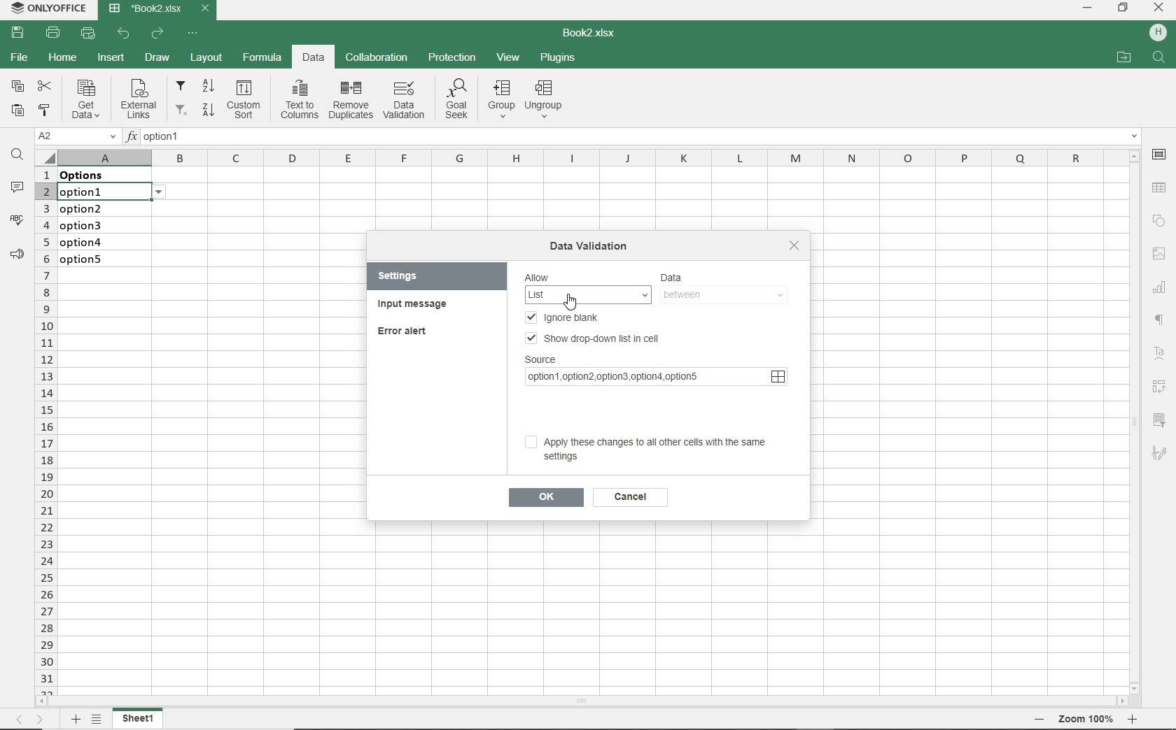 The height and width of the screenshot is (730, 1176). Describe the element at coordinates (44, 85) in the screenshot. I see `CUT` at that location.